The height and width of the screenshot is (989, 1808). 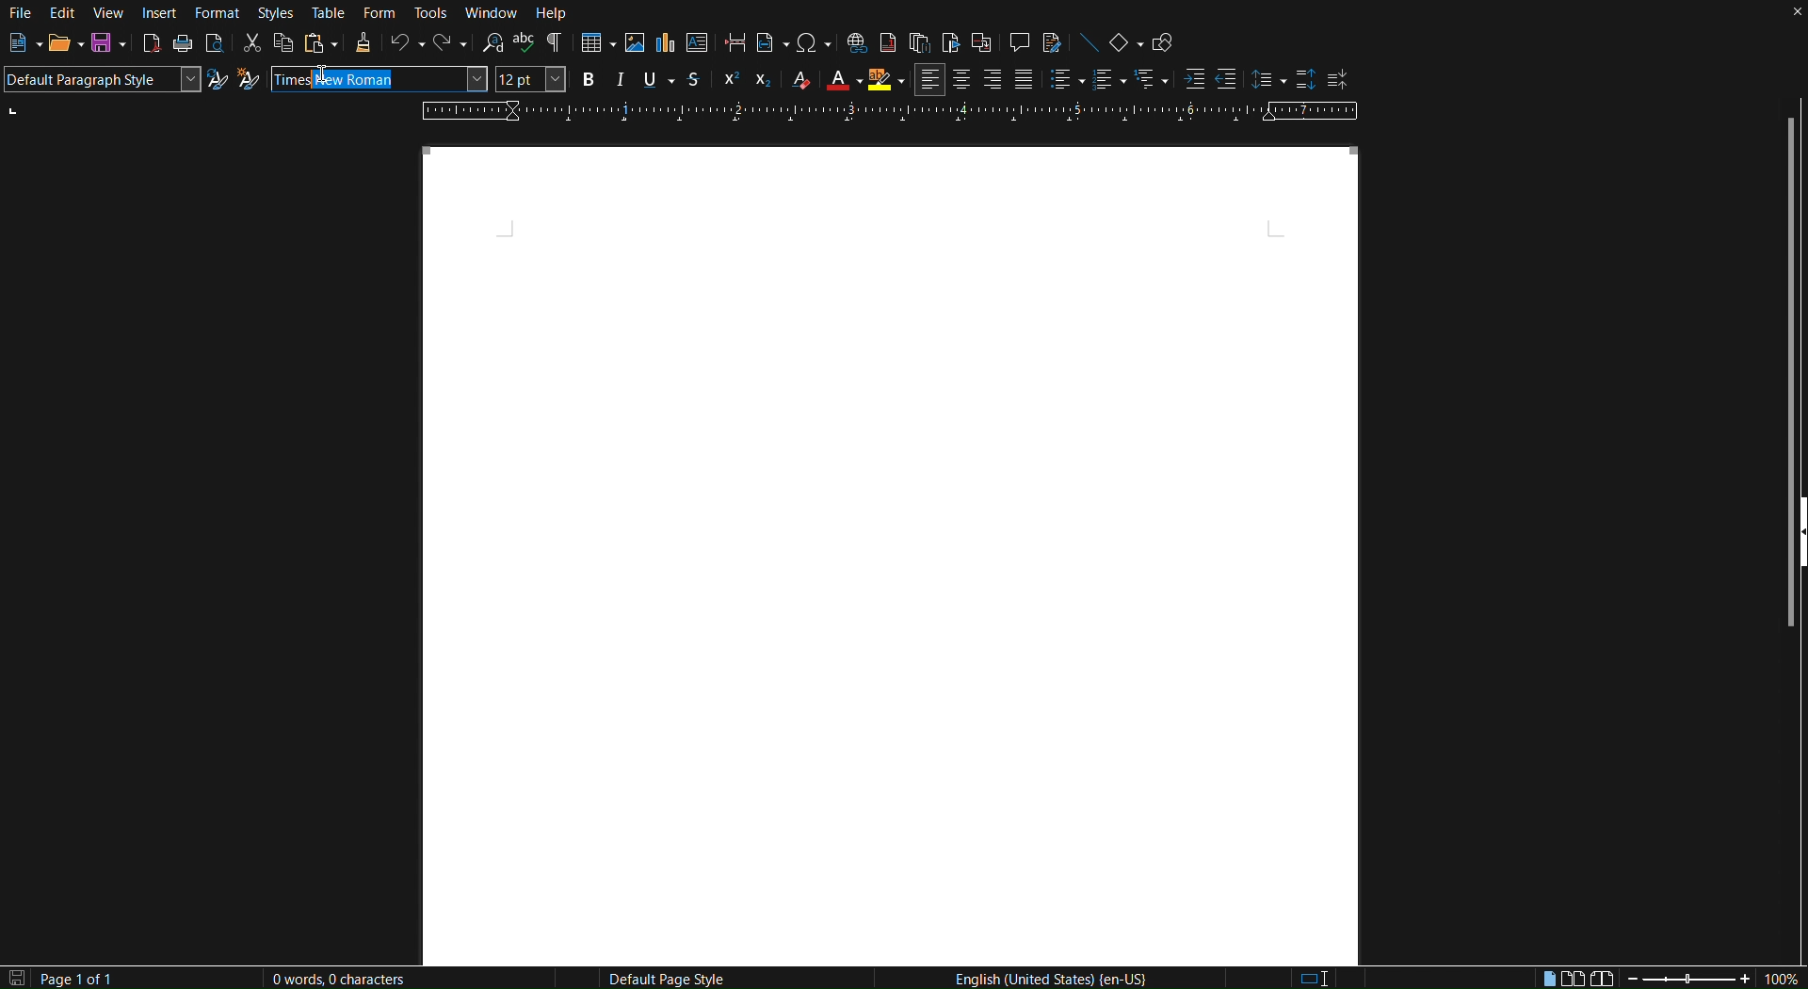 What do you see at coordinates (1016, 45) in the screenshot?
I see `Insert Comment` at bounding box center [1016, 45].